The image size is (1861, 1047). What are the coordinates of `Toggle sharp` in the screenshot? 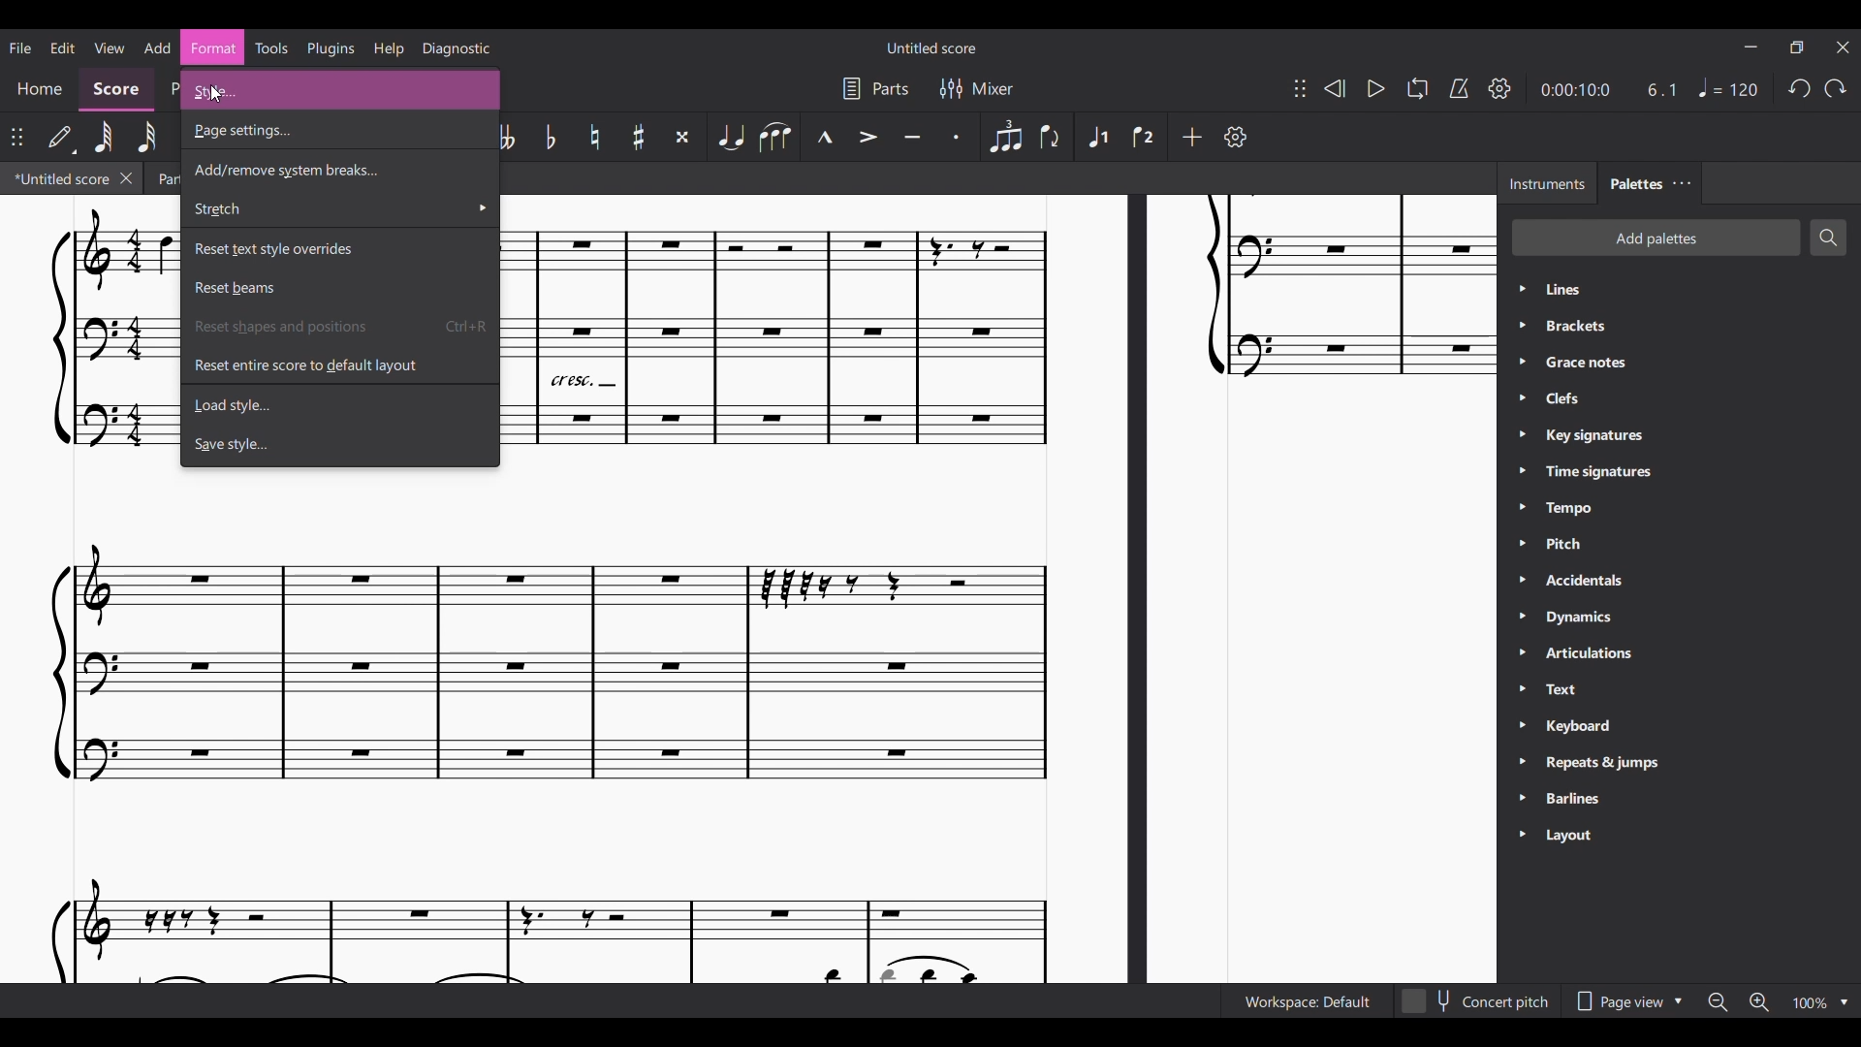 It's located at (640, 137).